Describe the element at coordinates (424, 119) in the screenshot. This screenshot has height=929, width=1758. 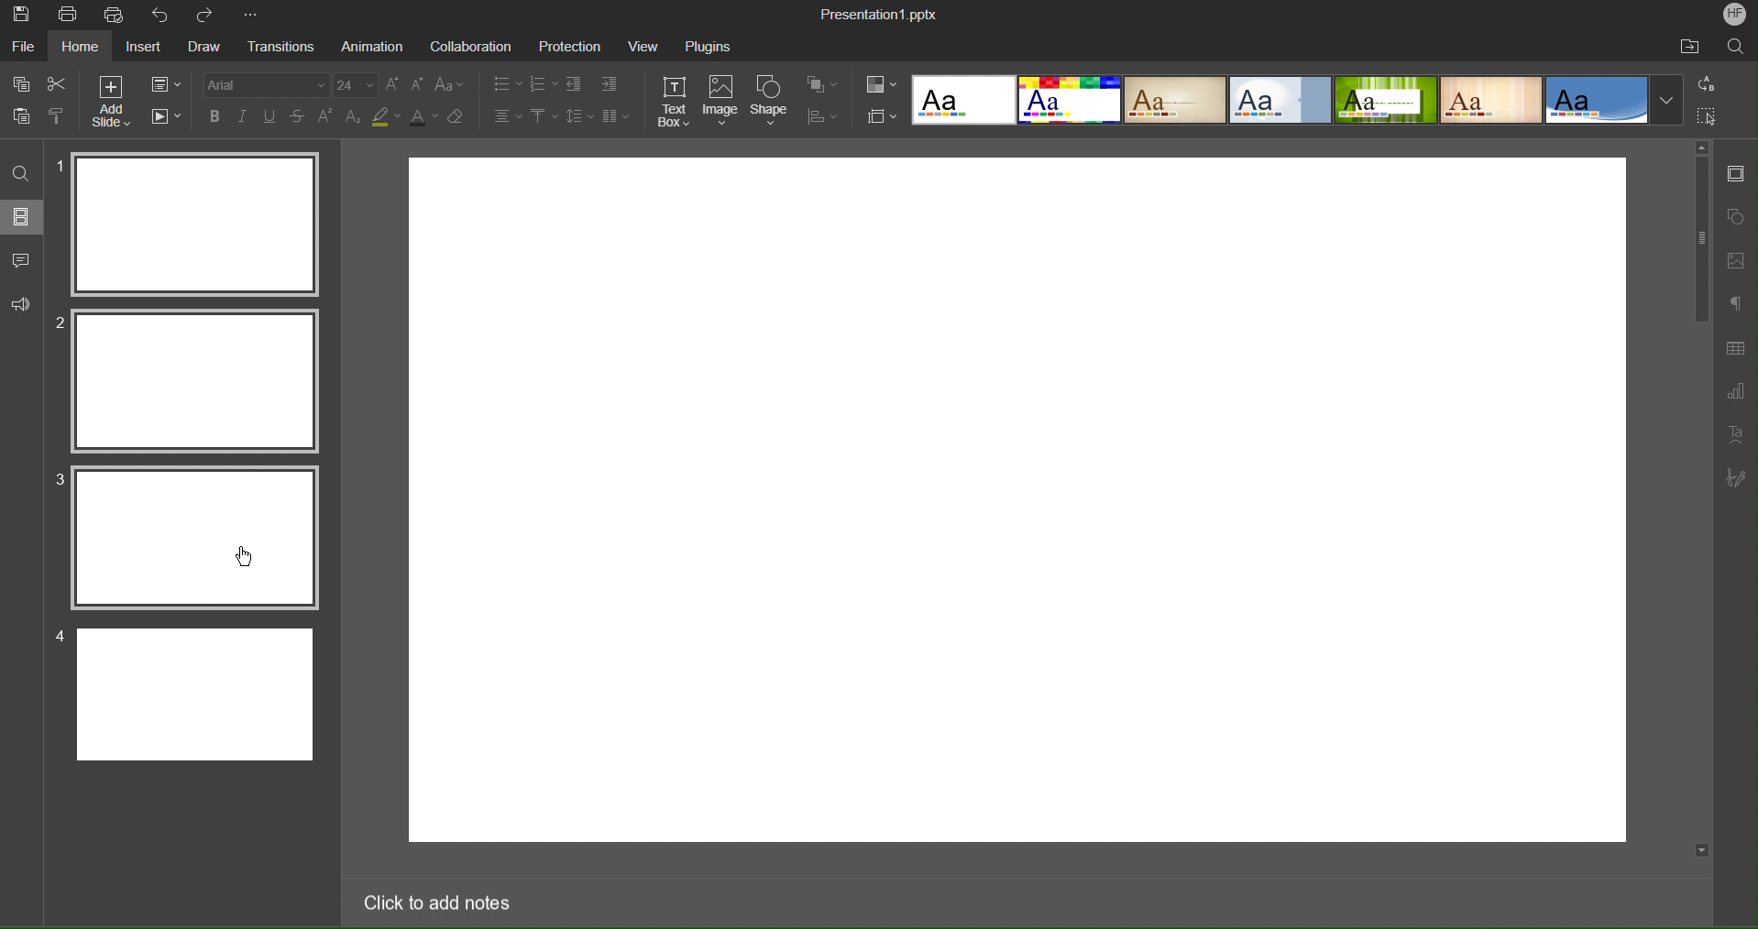
I see `font color` at that location.